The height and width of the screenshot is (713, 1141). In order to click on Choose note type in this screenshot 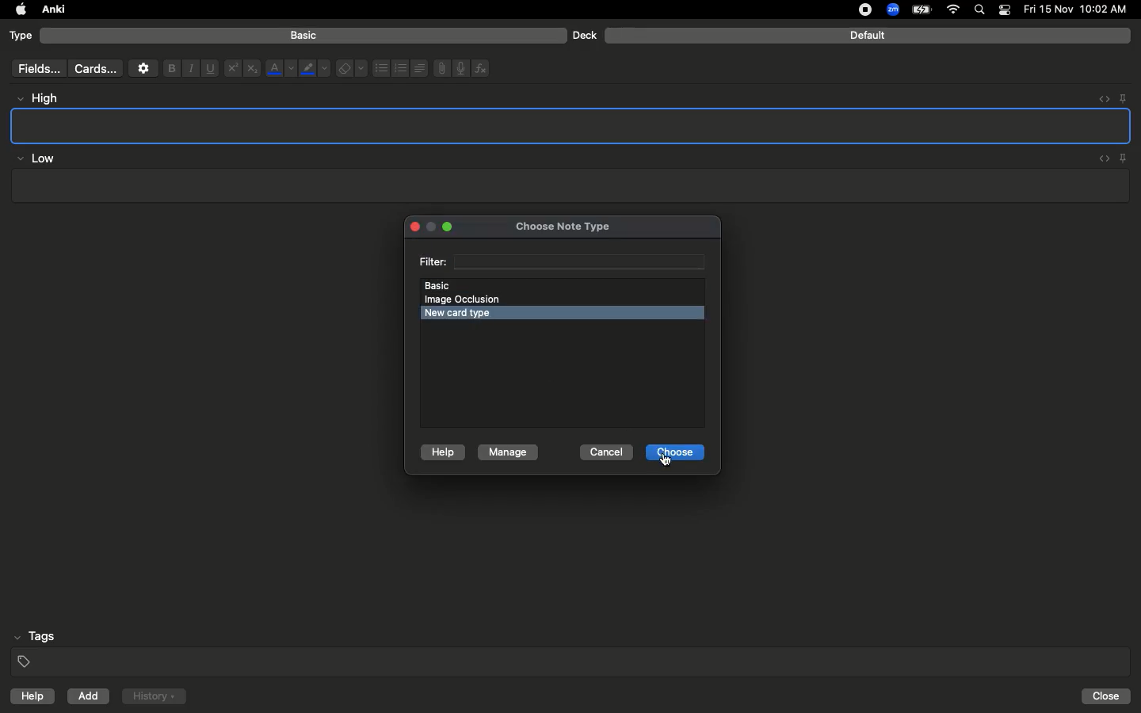, I will do `click(546, 223)`.